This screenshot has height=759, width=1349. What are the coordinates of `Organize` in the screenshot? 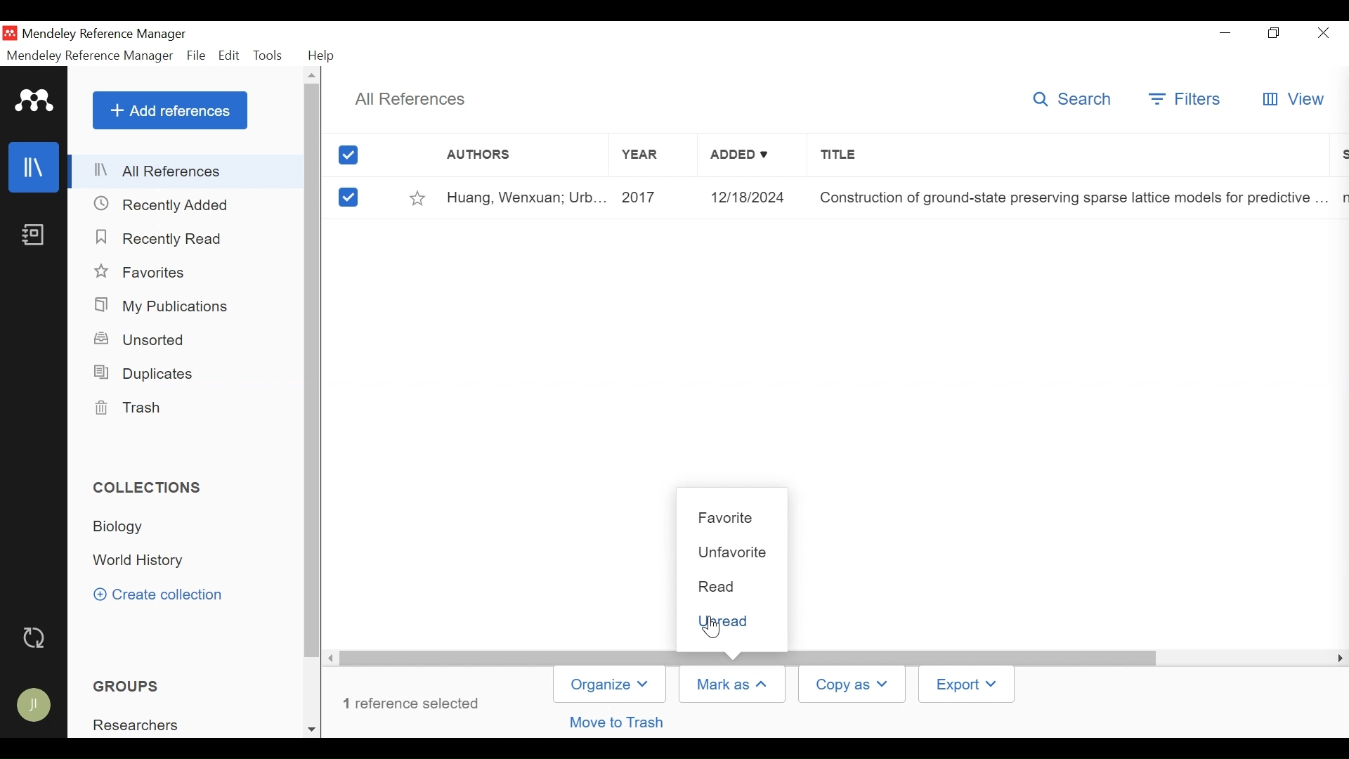 It's located at (610, 683).